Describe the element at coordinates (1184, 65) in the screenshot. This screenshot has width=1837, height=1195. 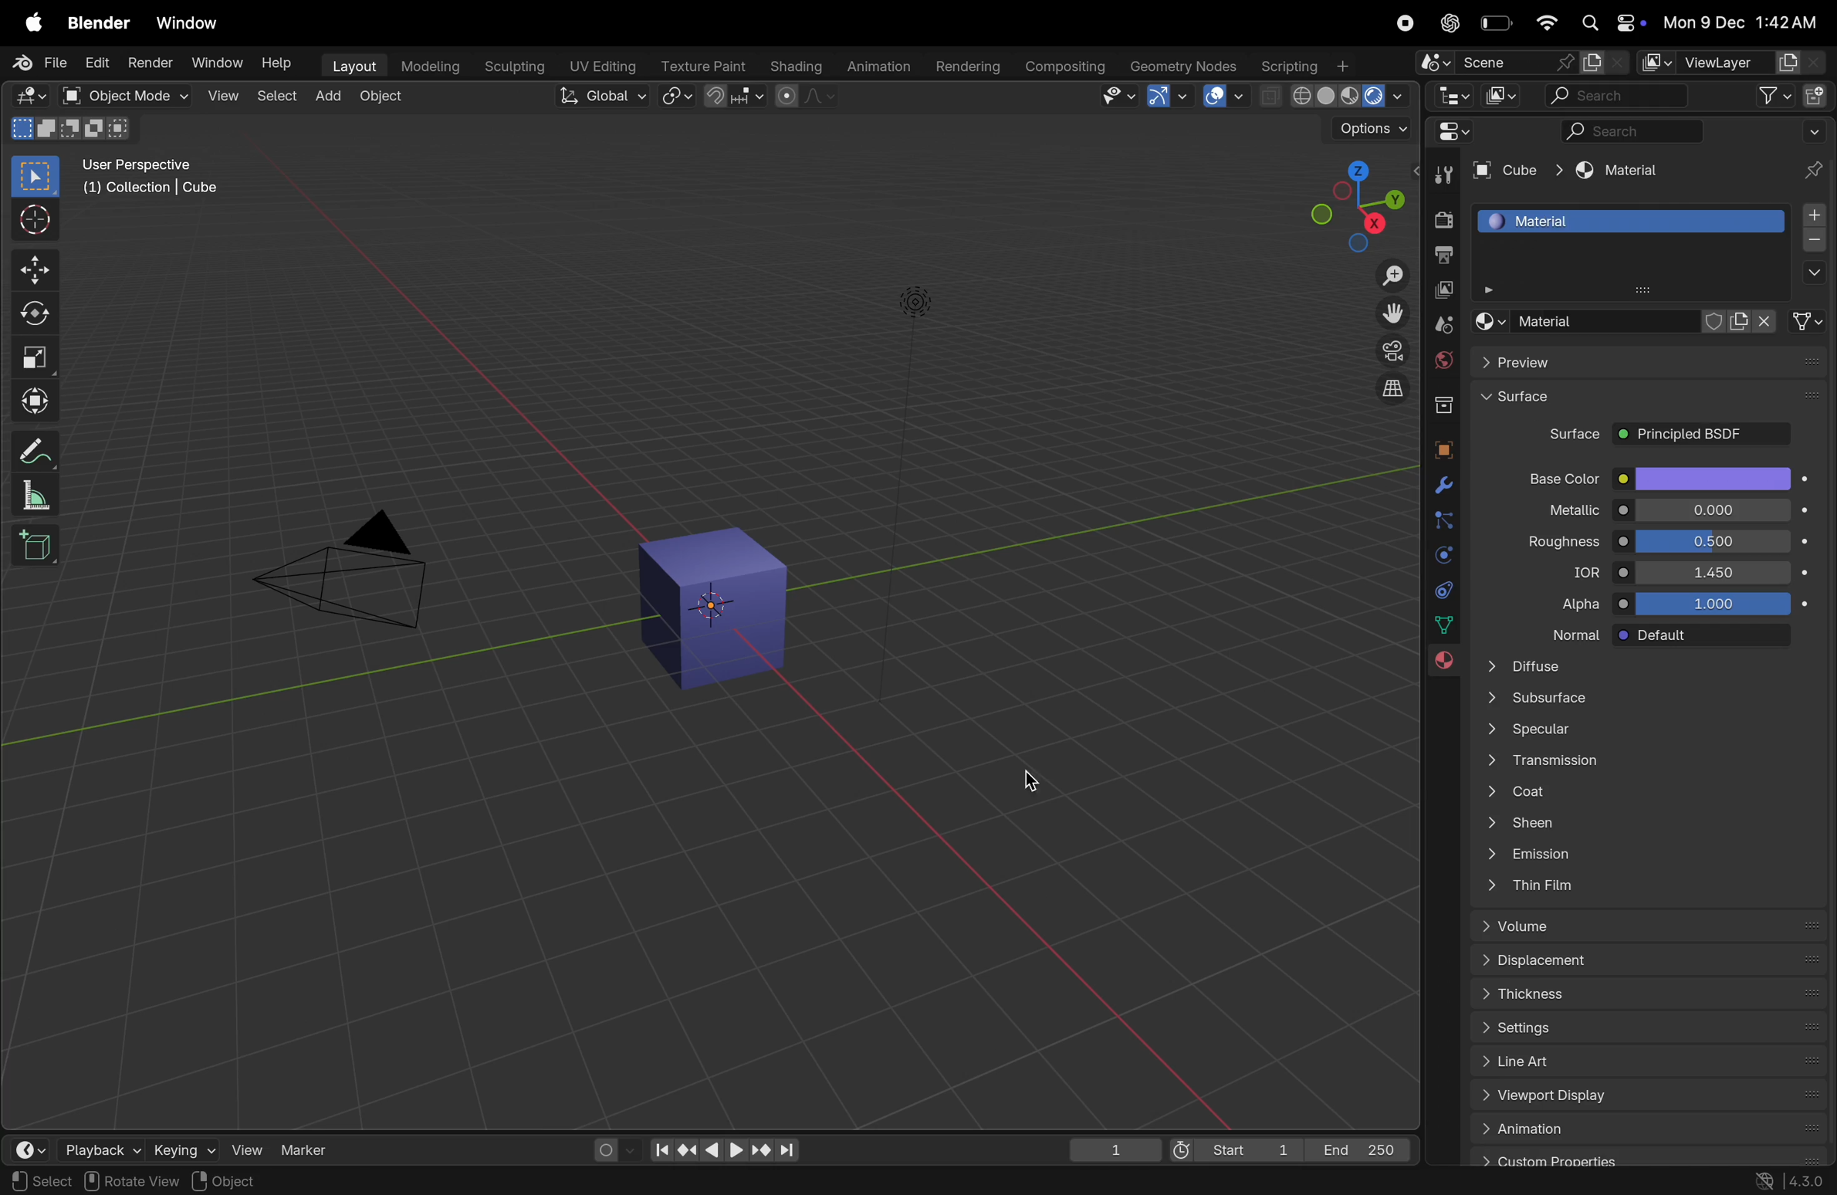
I see `Geometry notes` at that location.